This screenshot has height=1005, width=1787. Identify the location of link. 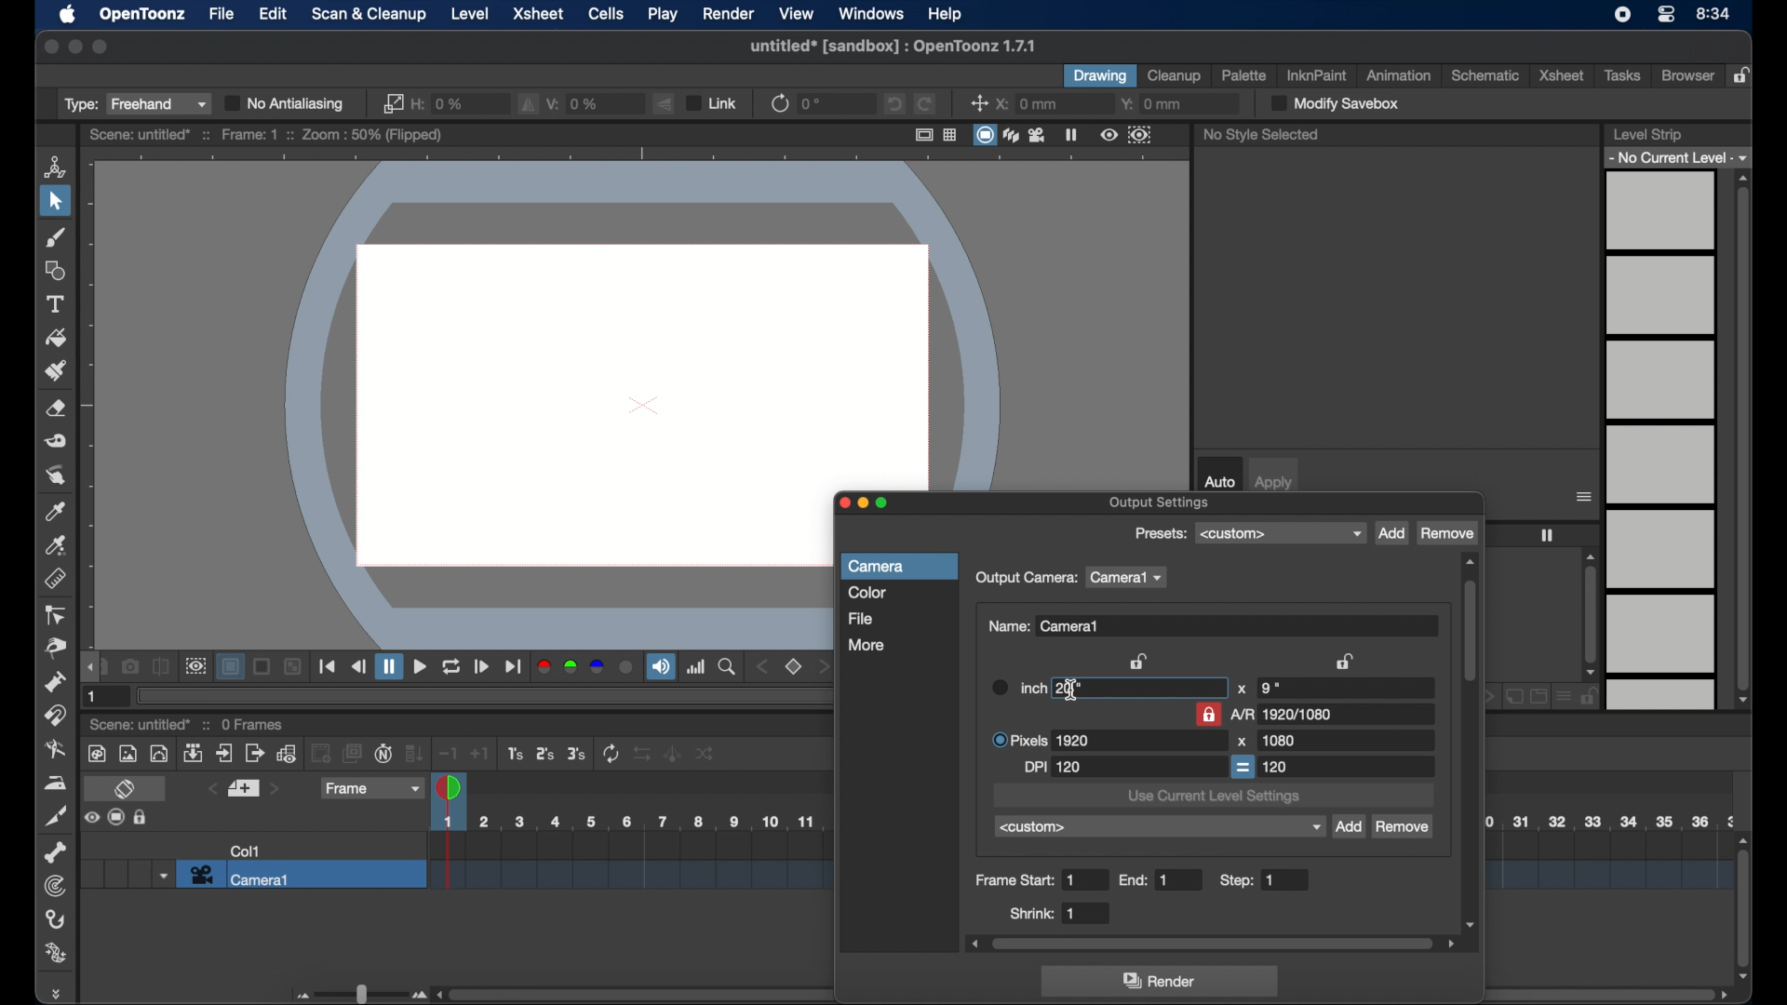
(711, 102).